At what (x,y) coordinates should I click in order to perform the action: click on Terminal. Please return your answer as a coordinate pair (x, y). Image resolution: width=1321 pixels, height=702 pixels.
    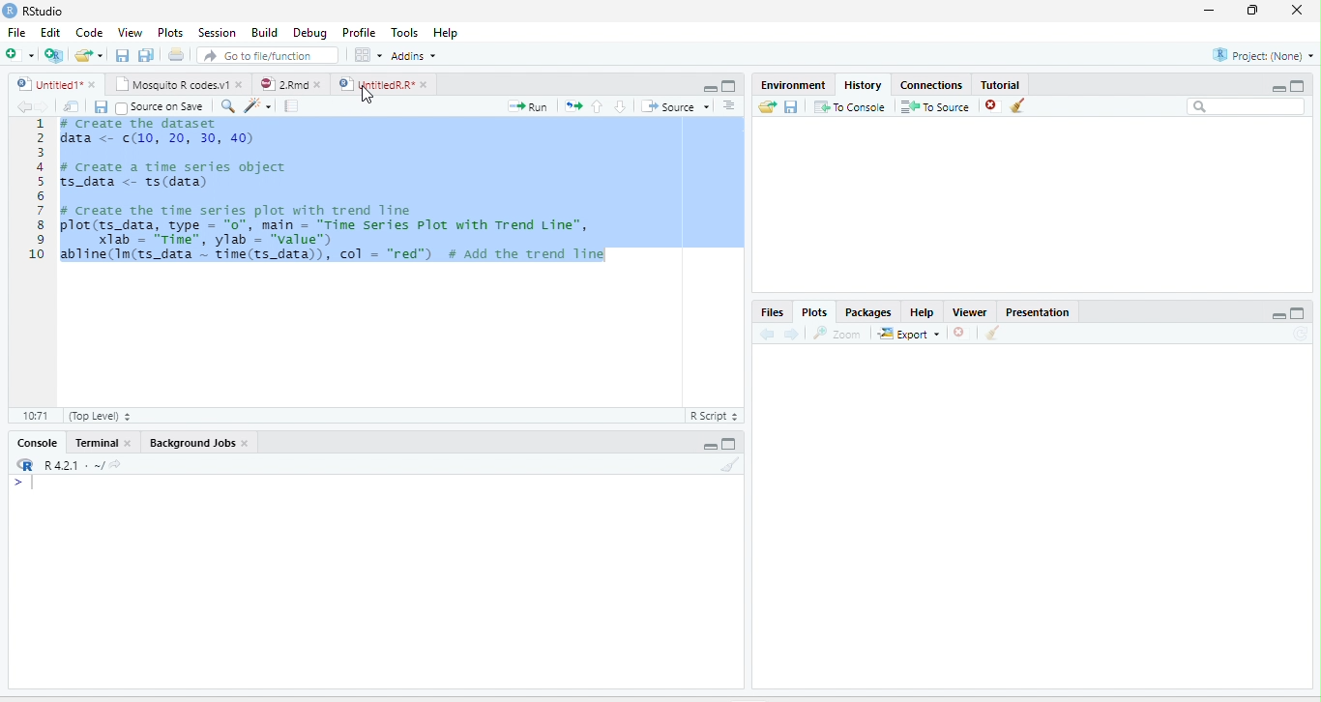
    Looking at the image, I should click on (94, 443).